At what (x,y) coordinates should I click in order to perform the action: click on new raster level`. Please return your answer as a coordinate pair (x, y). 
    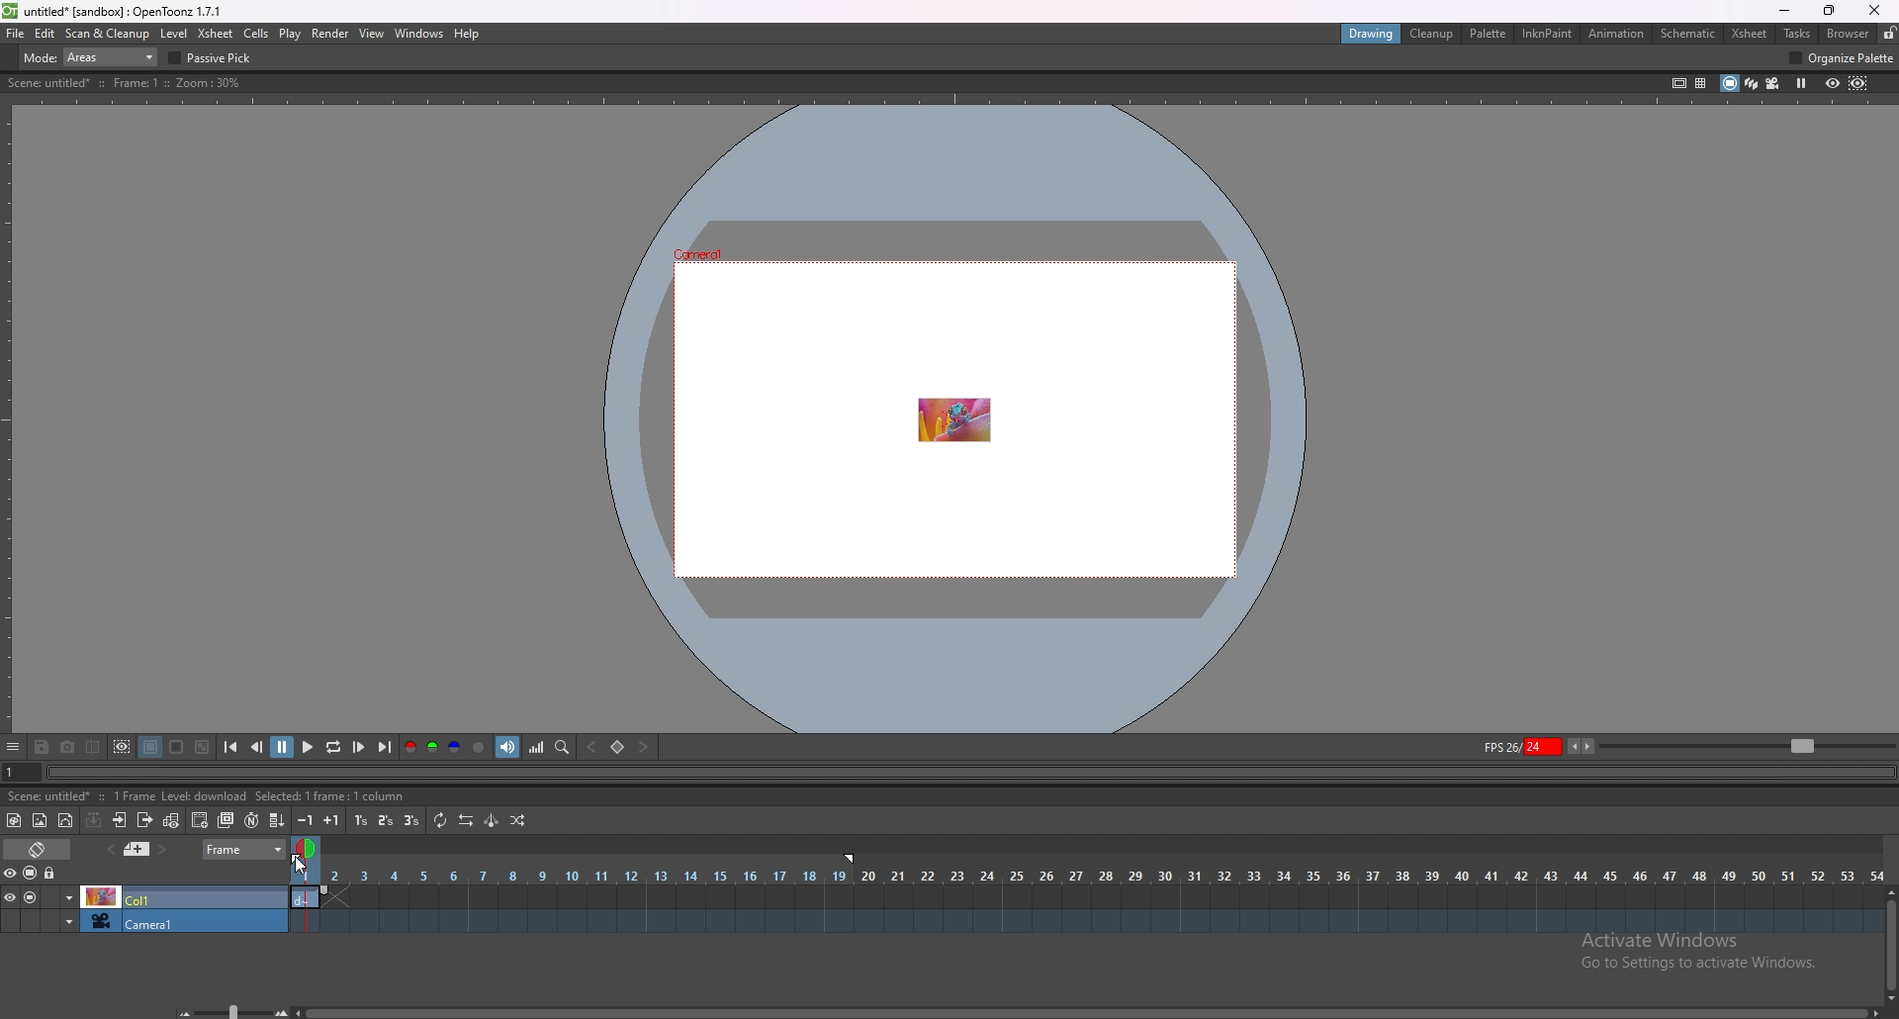
    Looking at the image, I should click on (40, 820).